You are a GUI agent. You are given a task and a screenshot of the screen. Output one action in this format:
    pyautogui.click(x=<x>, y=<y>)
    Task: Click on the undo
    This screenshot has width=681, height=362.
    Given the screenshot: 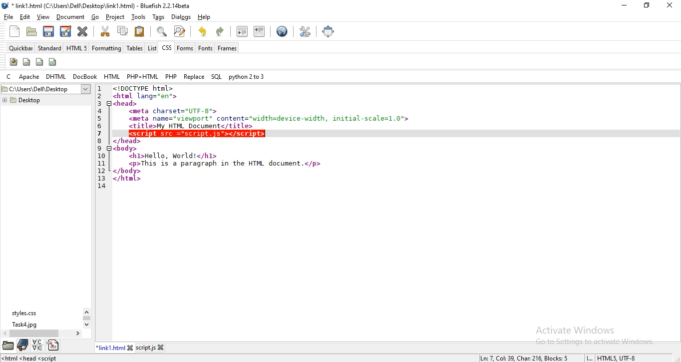 What is the action you would take?
    pyautogui.click(x=203, y=31)
    